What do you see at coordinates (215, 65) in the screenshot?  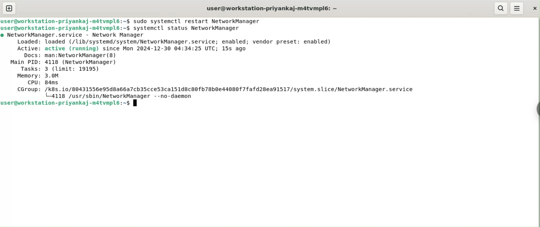 I see `» NetworkManager.service - Network Manager

Loaded: loaded (/lib/systemd/system/NetworkManager.service; enabled; vendor preset: enabled)

Active: active (running) since Mon 2024-12-30 04:34:25 UTC; 15s ago
Docs: man:NetworkManager(8)

Main PID: 4118 (NetworkManager)

Tasks: 3 (limit: 19195)

Memory: 3.0M
CPU: 84ms

CGroup: /k8s.io/80431556e95d8a66a7cb35cce53cal51d8c80fb78boed4080f7fafd28ead1517/system.slice/NetworkManager.service

L4118 /usr/sbin/NetworkManager --no-daemon` at bounding box center [215, 65].